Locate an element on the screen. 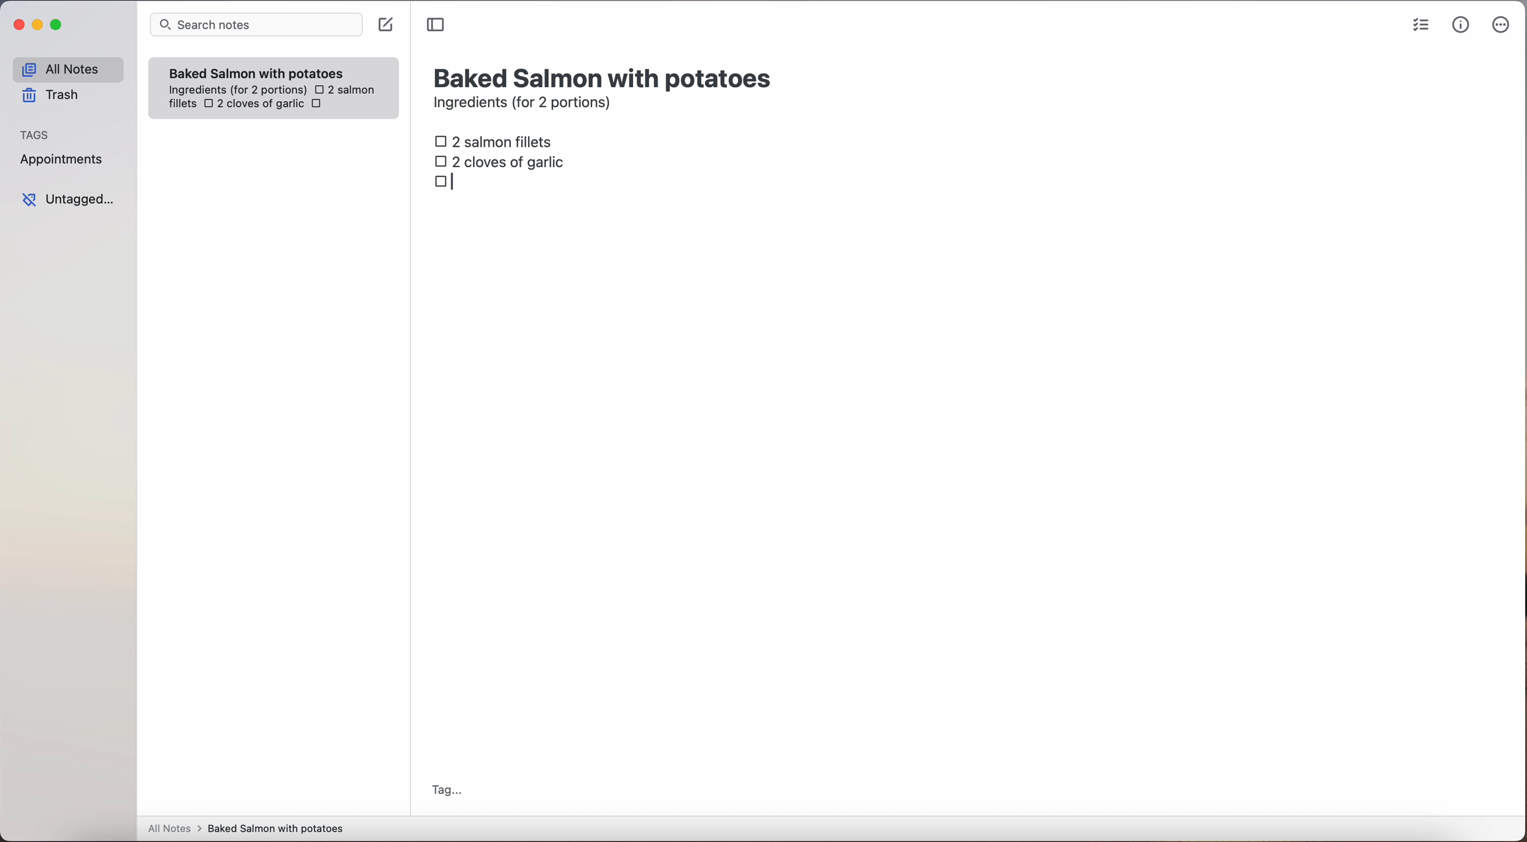  checkbox is located at coordinates (319, 105).